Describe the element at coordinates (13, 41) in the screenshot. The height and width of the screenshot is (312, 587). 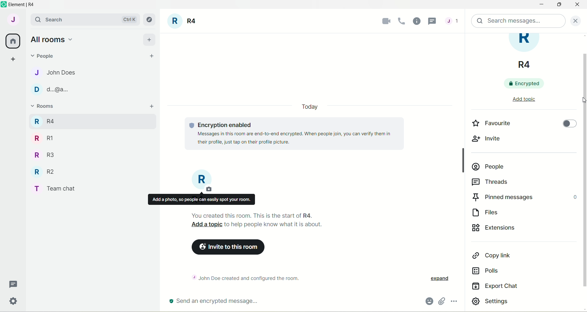
I see `all rooms` at that location.